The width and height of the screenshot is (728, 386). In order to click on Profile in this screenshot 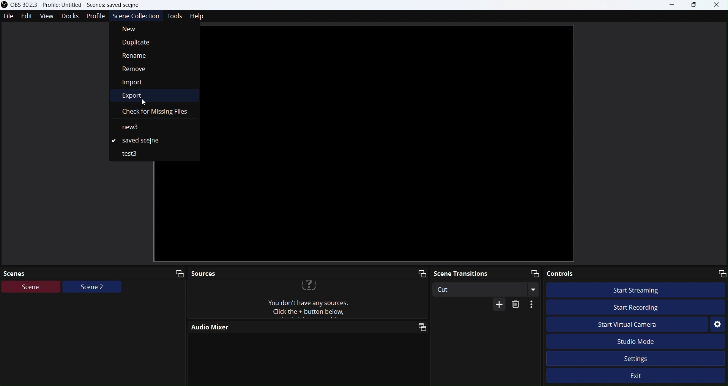, I will do `click(96, 16)`.